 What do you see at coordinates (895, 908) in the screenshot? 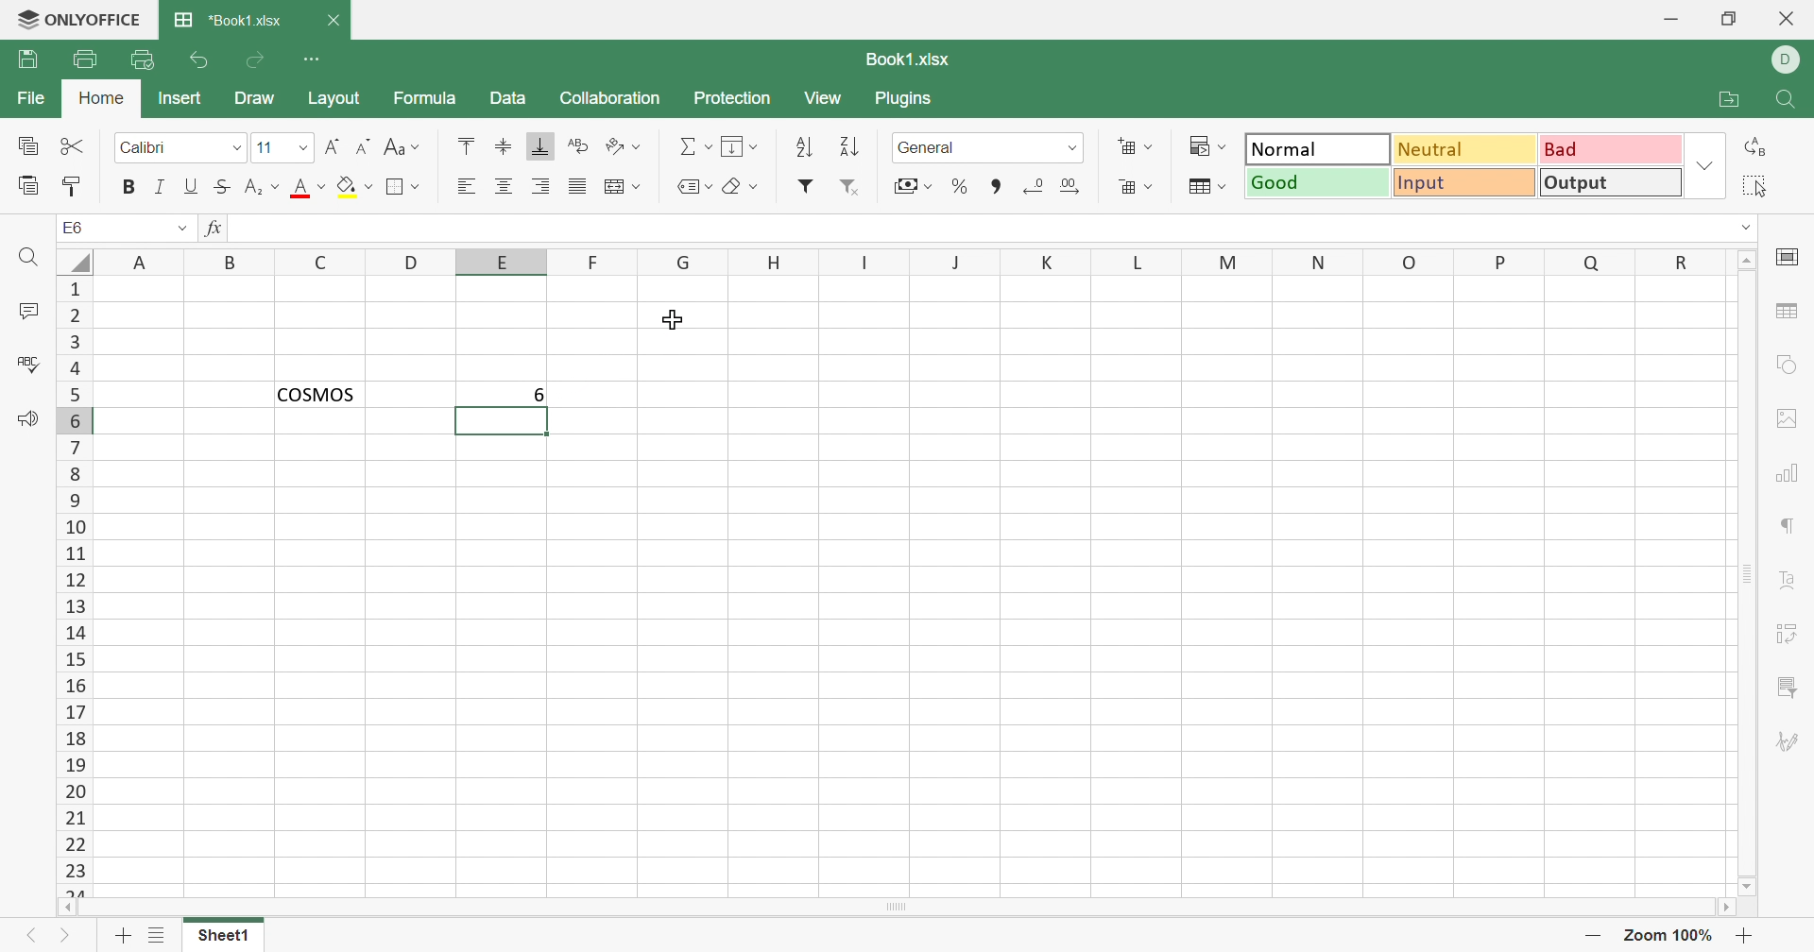
I see `Scroll bar` at bounding box center [895, 908].